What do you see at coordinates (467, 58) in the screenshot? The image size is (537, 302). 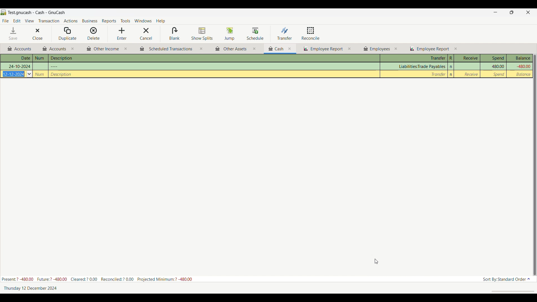 I see `Receive column` at bounding box center [467, 58].